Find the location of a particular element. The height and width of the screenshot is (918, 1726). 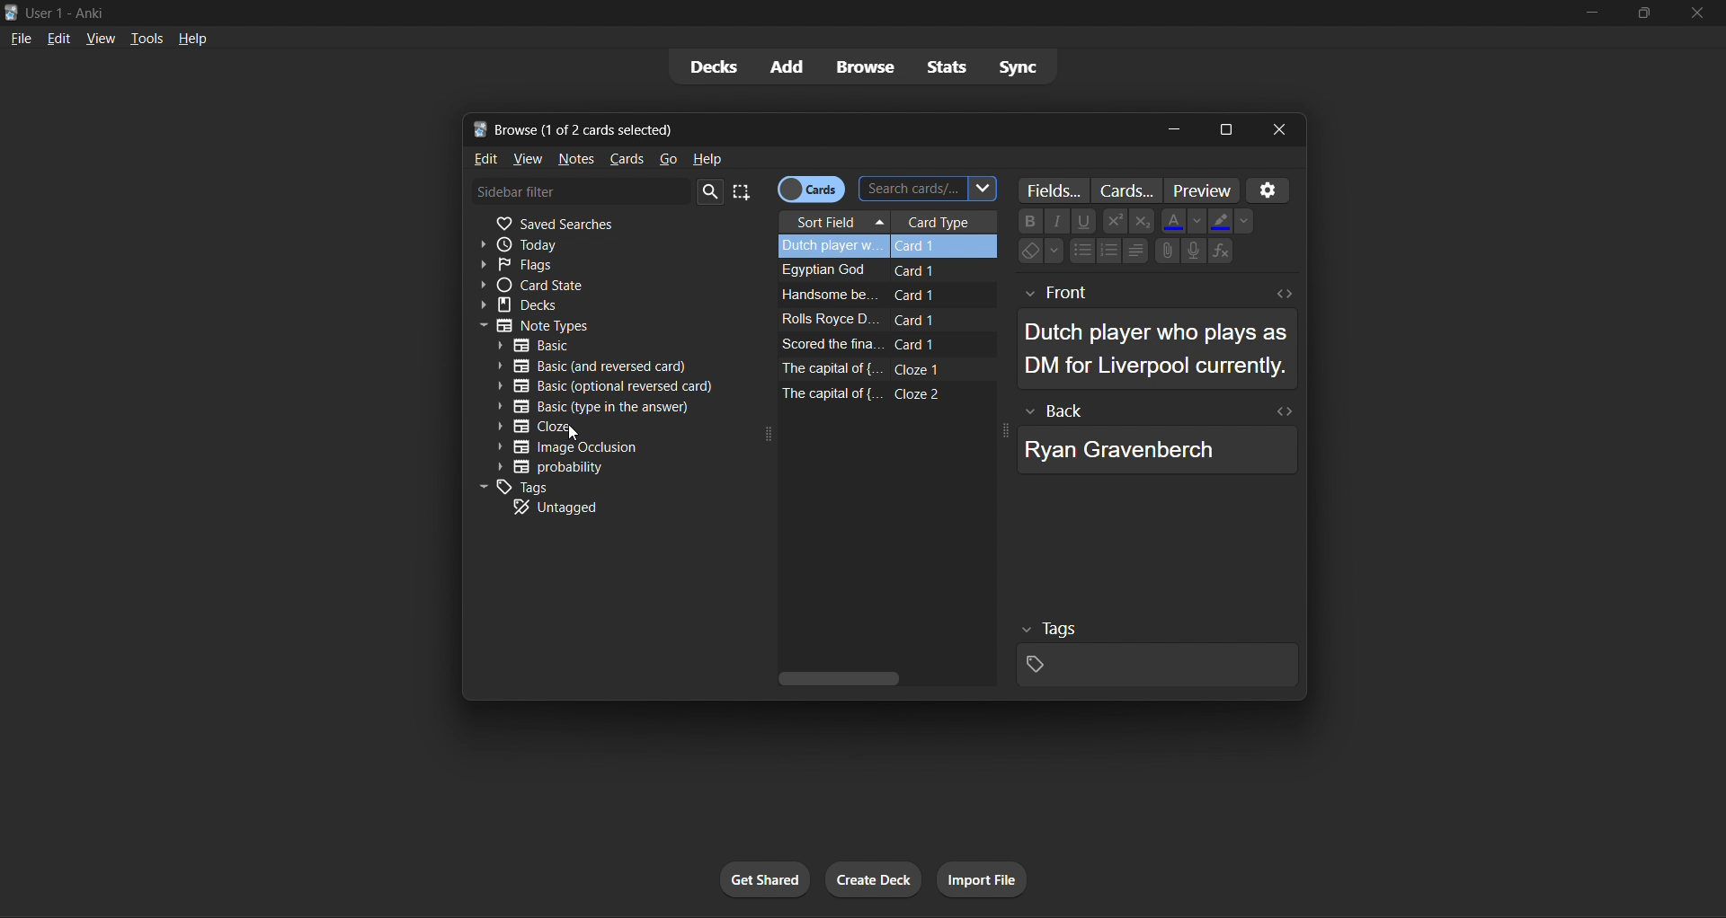

sync is located at coordinates (1031, 65).